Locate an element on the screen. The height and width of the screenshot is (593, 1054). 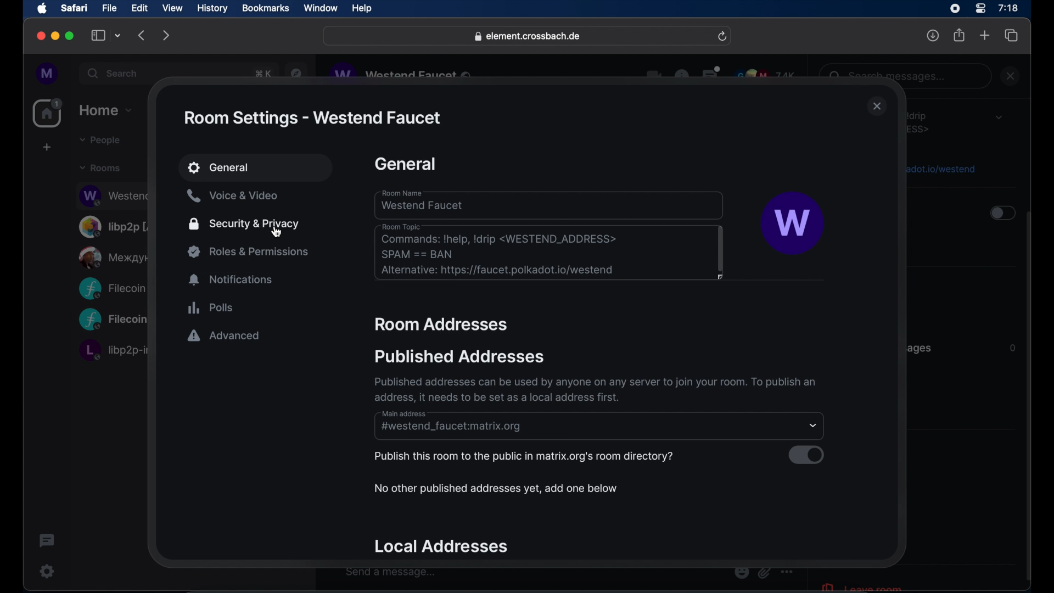
room topic is located at coordinates (550, 254).